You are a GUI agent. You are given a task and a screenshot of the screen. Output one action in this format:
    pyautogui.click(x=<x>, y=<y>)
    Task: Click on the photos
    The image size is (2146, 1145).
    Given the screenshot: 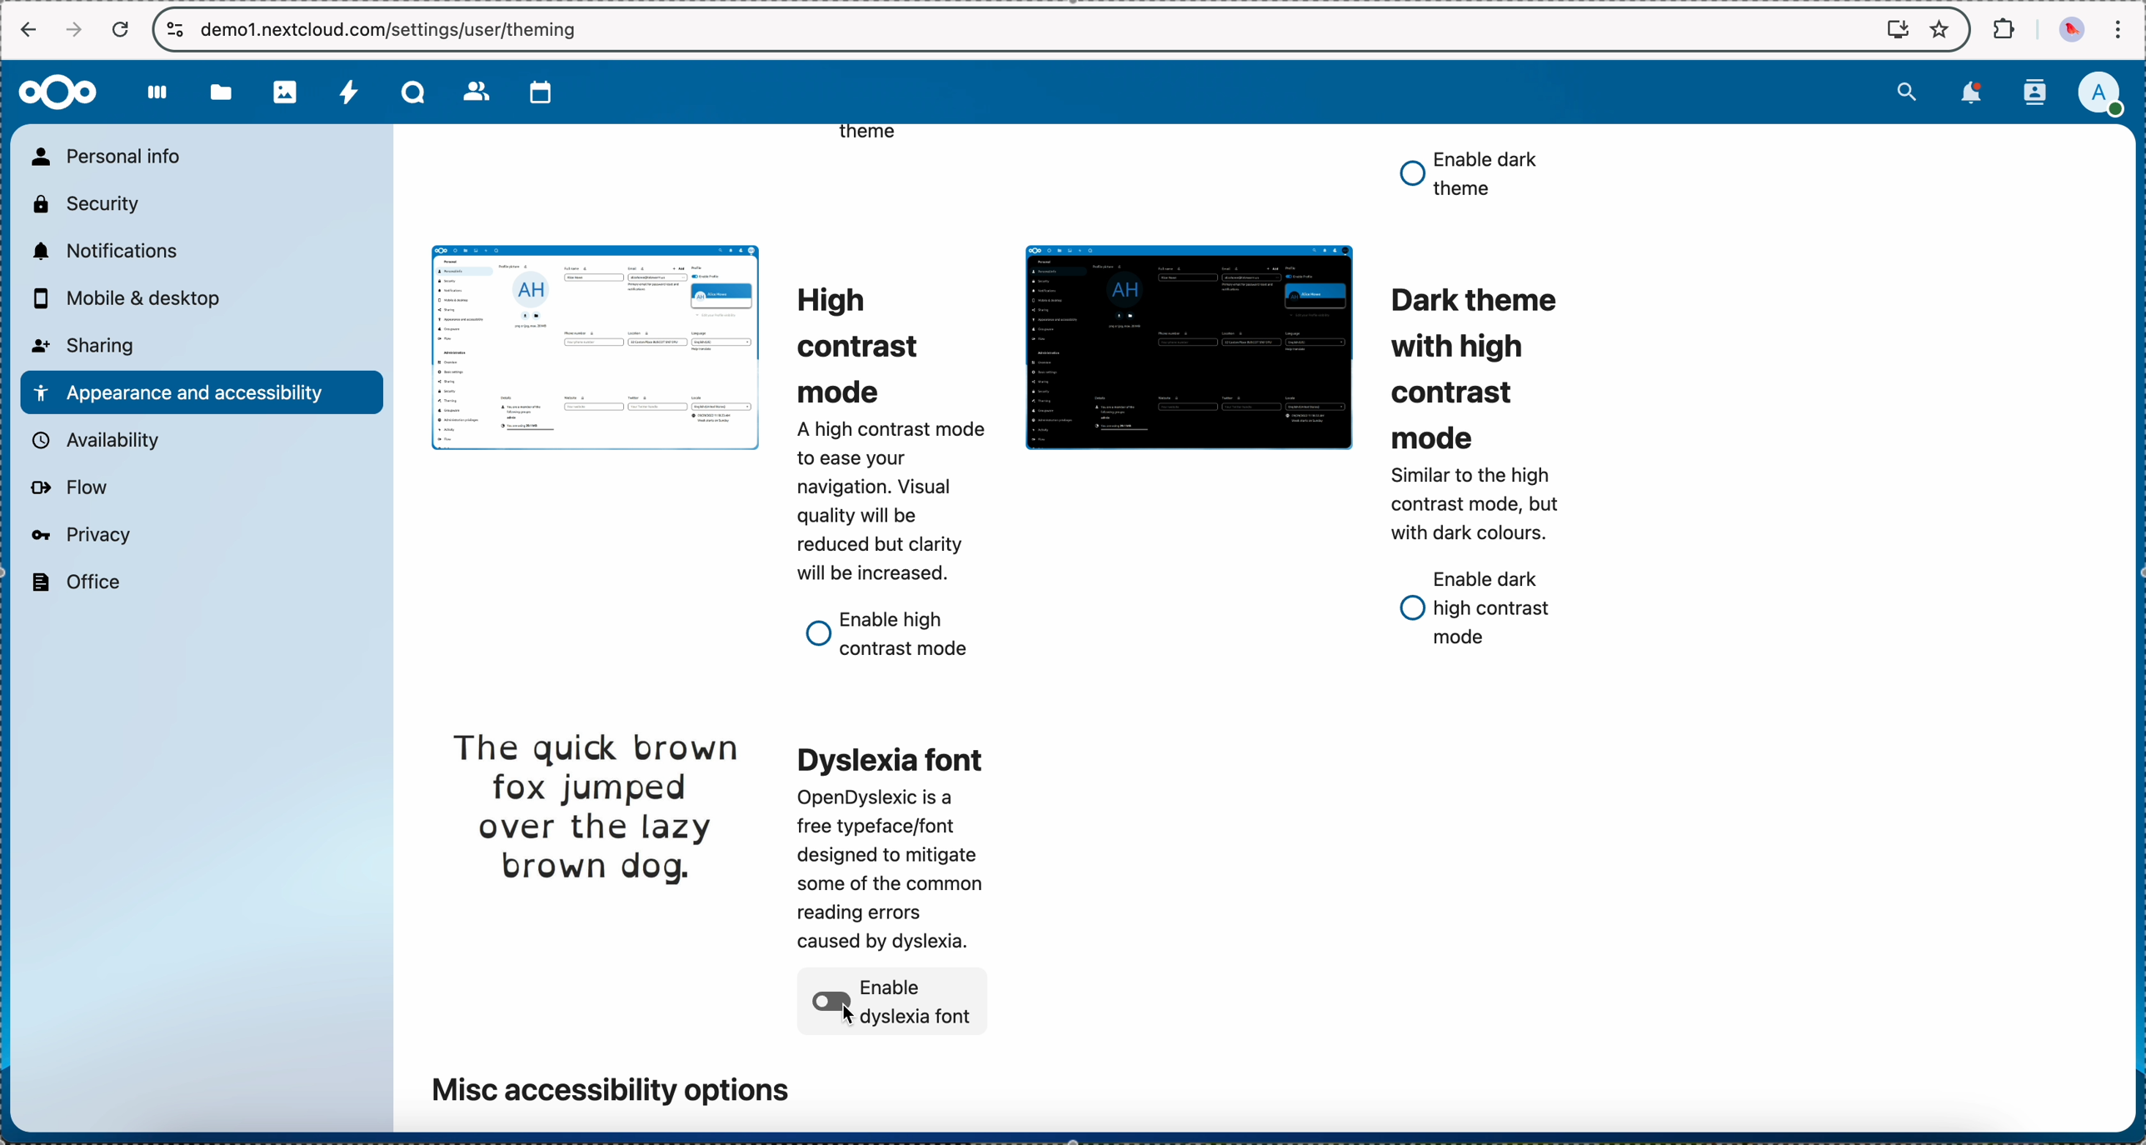 What is the action you would take?
    pyautogui.click(x=286, y=94)
    